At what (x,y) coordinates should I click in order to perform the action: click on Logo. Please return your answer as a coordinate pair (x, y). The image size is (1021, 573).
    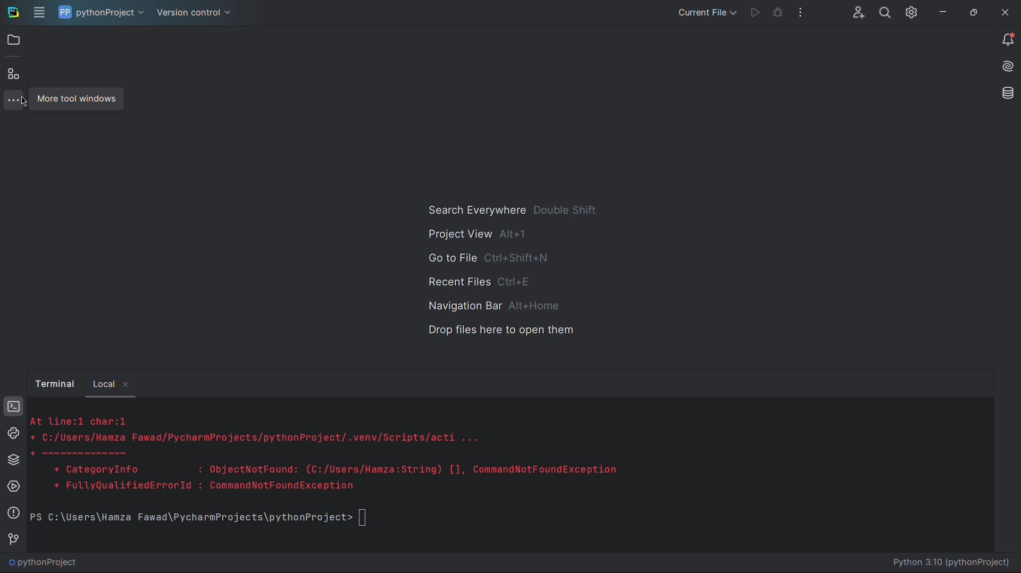
    Looking at the image, I should click on (13, 14).